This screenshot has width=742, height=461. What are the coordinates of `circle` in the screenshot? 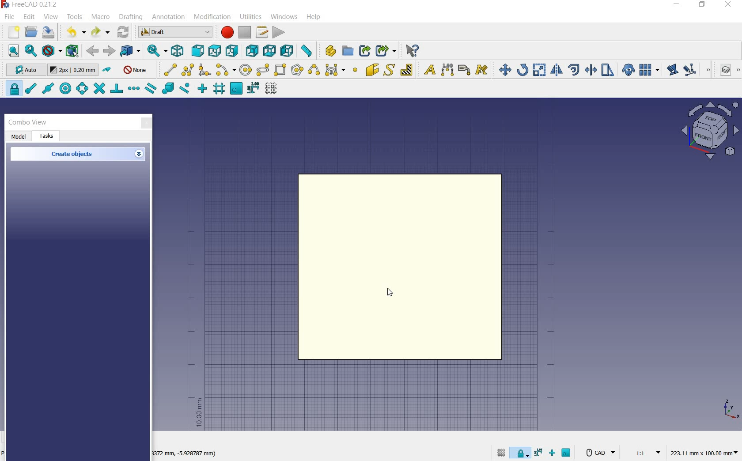 It's located at (246, 70).